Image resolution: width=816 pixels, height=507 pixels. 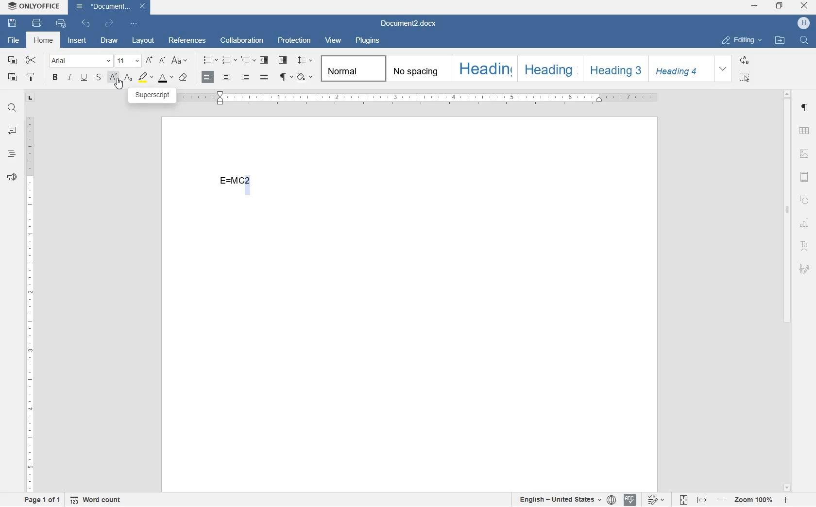 What do you see at coordinates (283, 60) in the screenshot?
I see `increase indent` at bounding box center [283, 60].